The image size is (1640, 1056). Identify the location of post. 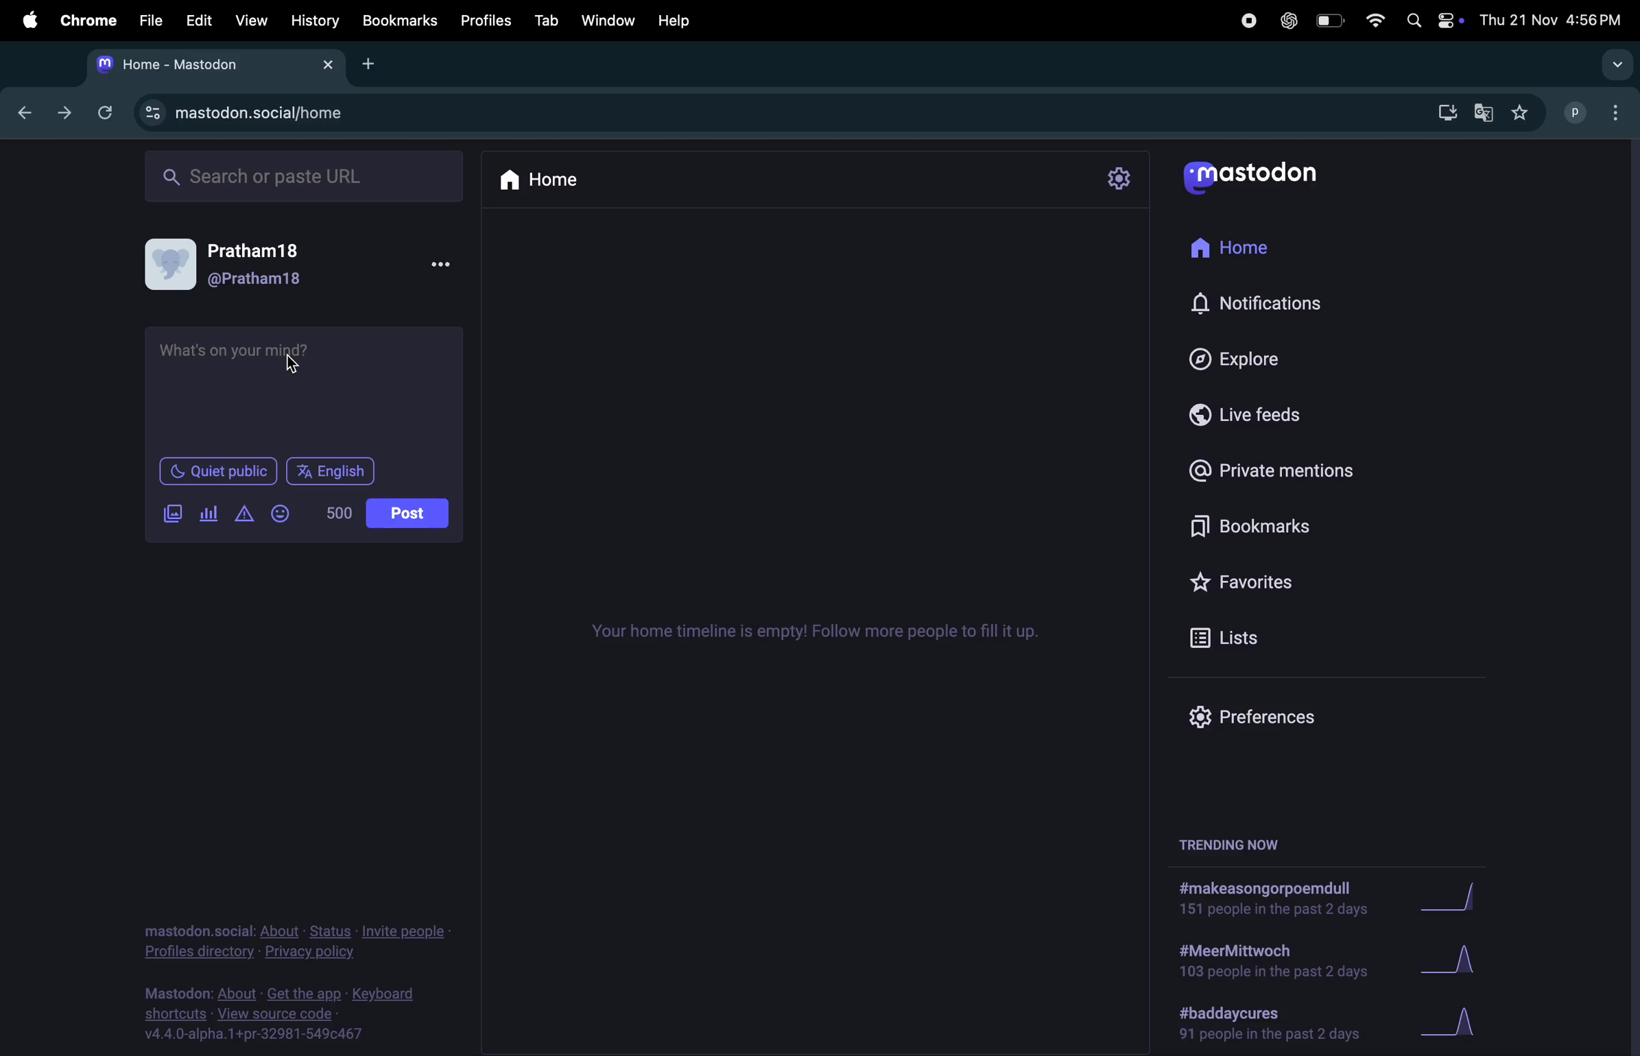
(407, 514).